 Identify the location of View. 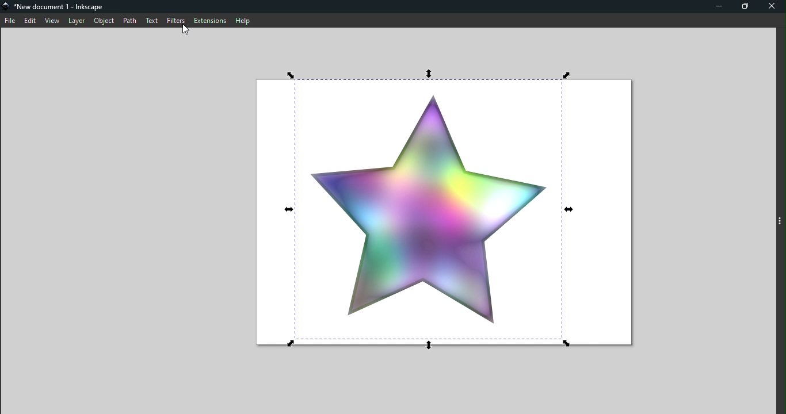
(52, 21).